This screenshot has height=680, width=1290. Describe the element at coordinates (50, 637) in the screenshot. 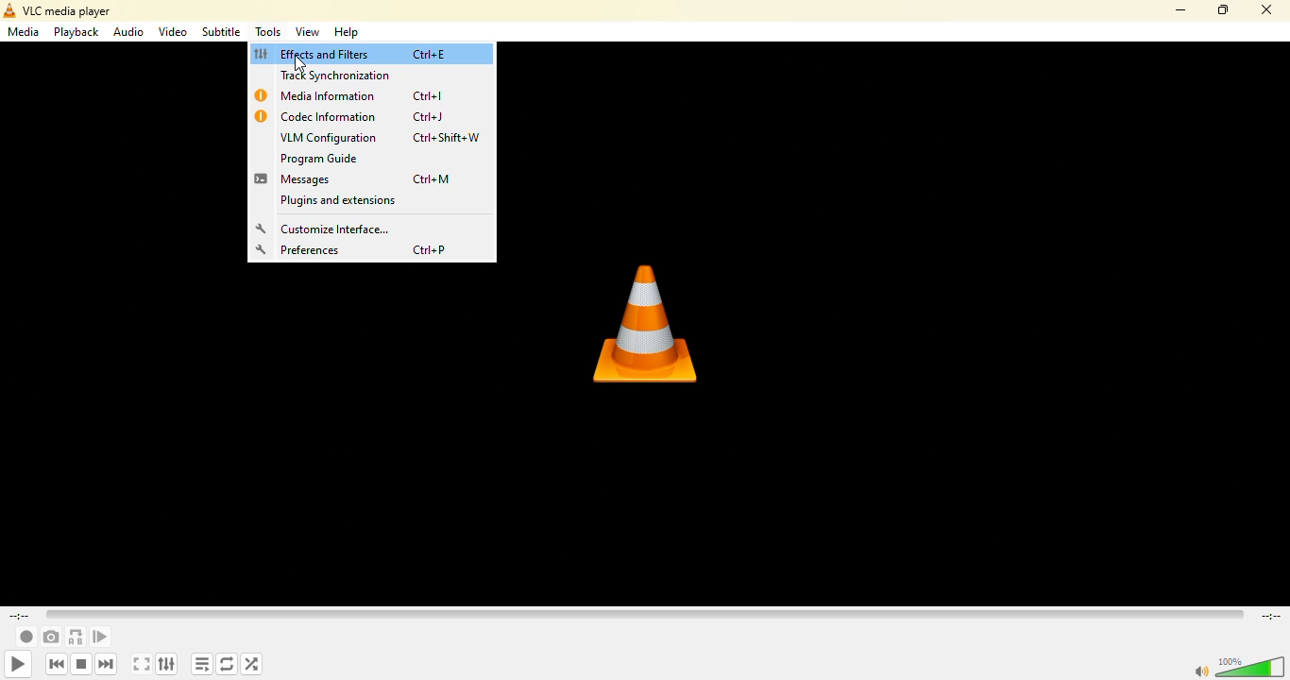

I see `take a snapshot` at that location.